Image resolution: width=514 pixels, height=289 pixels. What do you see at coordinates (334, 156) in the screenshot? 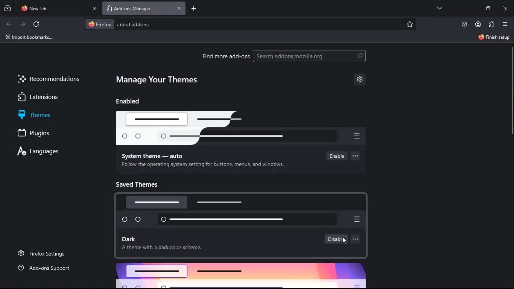
I see `enable` at bounding box center [334, 156].